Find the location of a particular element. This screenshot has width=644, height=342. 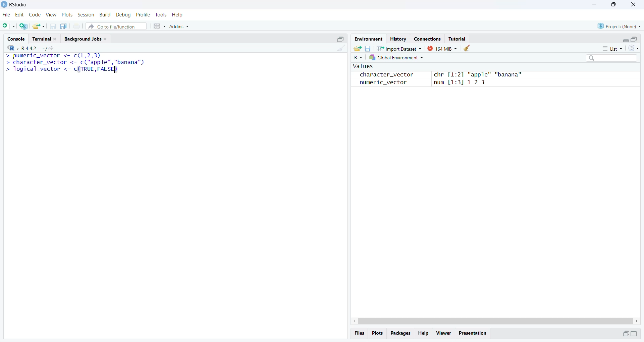

View is located at coordinates (51, 15).